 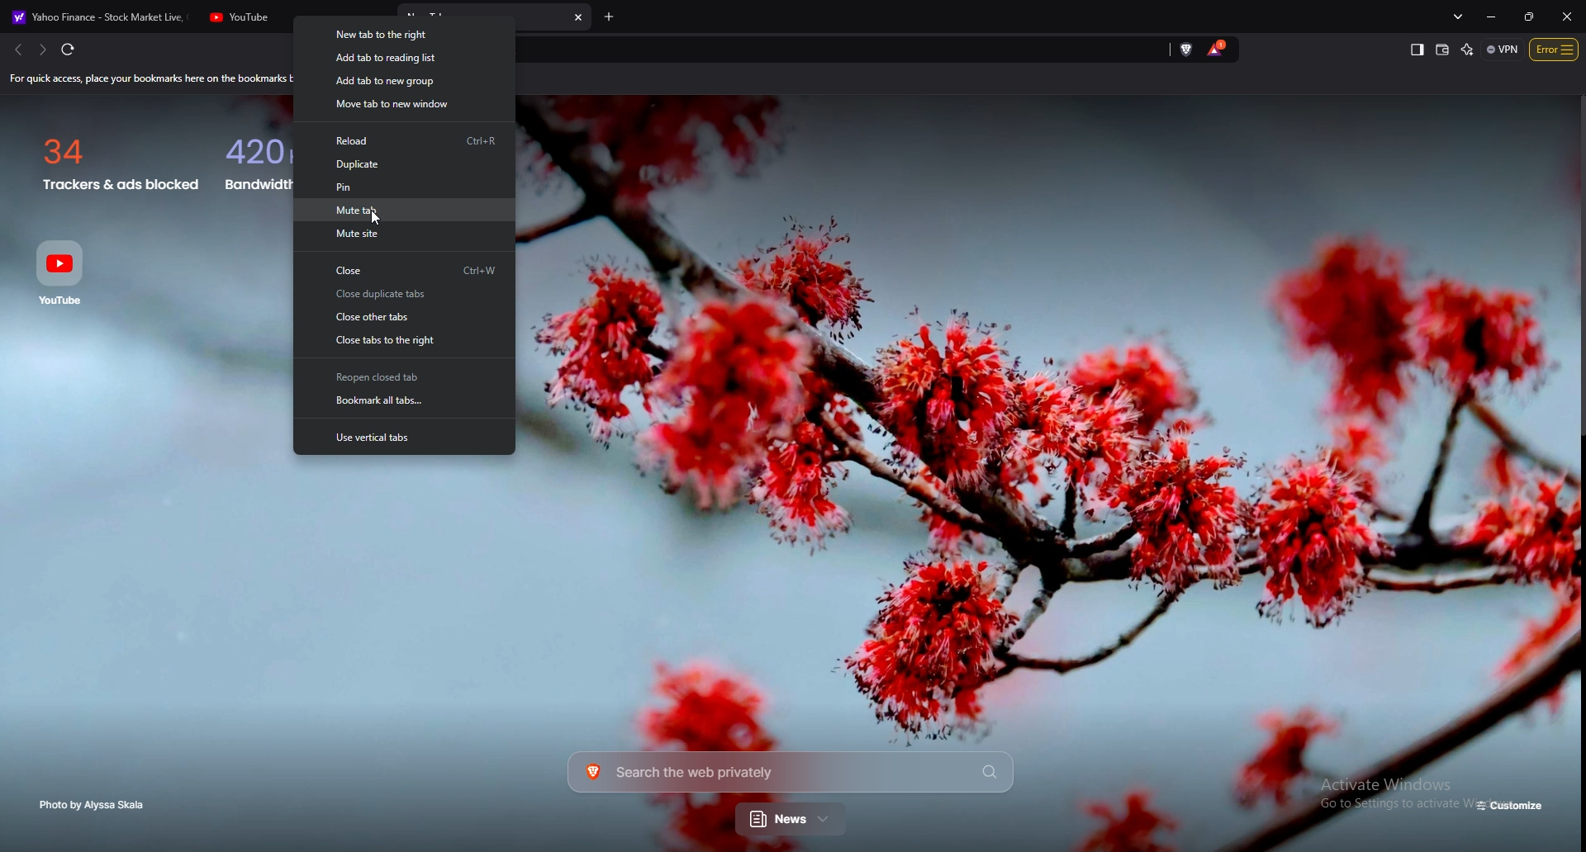 What do you see at coordinates (285, 15) in the screenshot?
I see `YouTube` at bounding box center [285, 15].